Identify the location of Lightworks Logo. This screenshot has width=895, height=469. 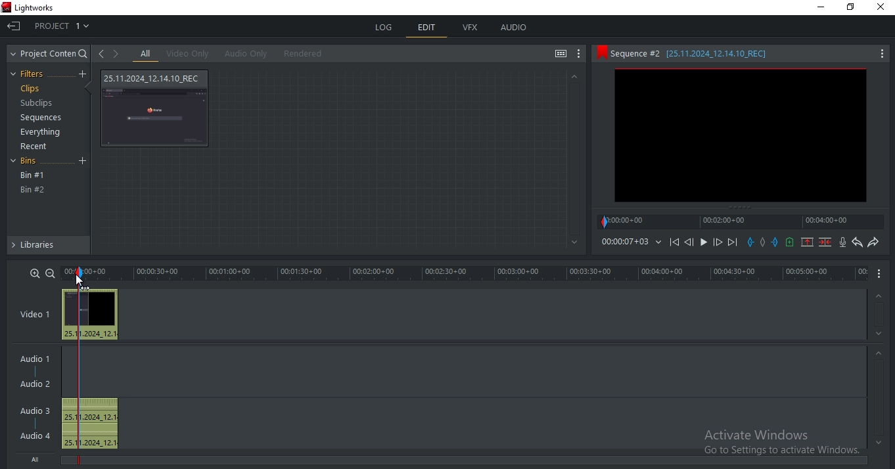
(7, 7).